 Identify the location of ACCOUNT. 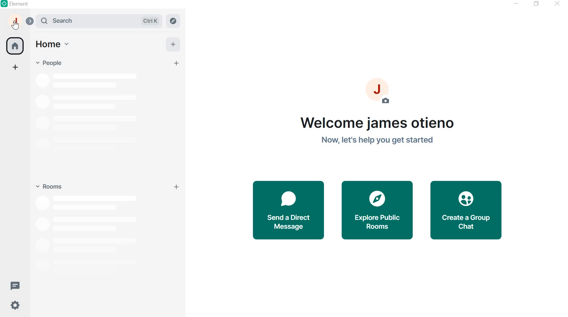
(16, 22).